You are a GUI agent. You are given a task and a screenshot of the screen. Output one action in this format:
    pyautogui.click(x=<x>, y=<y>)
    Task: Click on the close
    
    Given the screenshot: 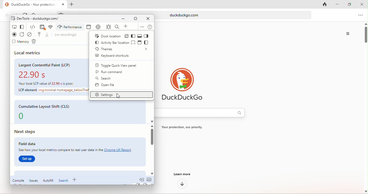 What is the action you would take?
    pyautogui.click(x=362, y=4)
    